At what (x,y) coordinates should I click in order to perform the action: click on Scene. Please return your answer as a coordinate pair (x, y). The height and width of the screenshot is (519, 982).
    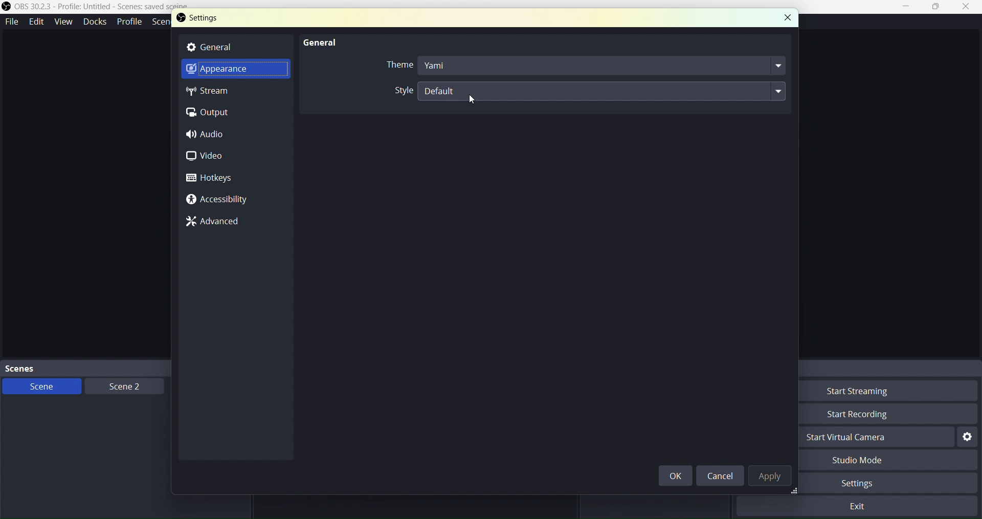
    Looking at the image, I should click on (40, 386).